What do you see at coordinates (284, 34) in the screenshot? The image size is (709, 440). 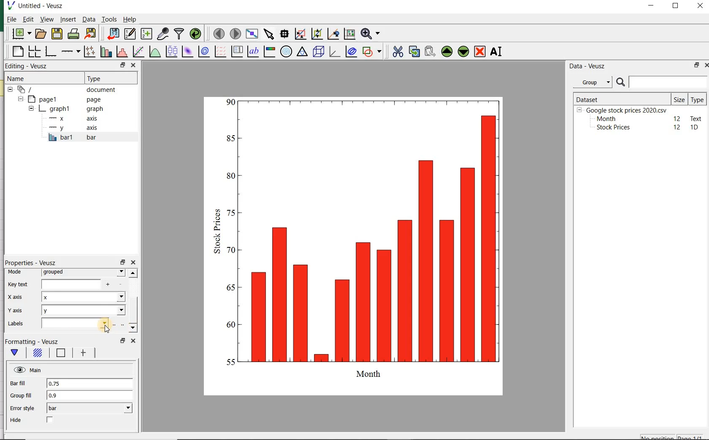 I see `read data points on the graph` at bounding box center [284, 34].